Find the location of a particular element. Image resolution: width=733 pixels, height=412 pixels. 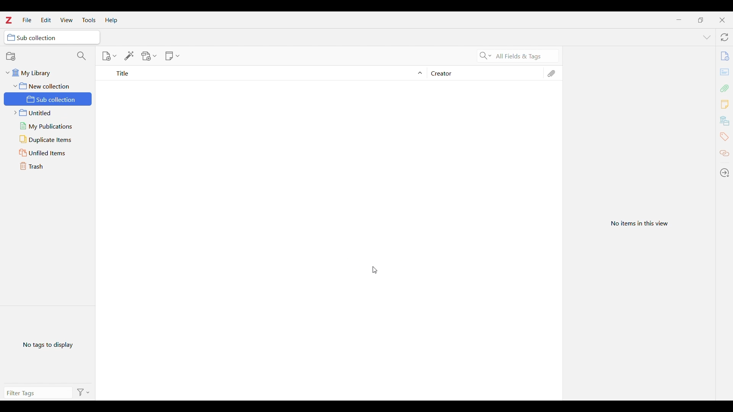

No tags to display  is located at coordinates (46, 345).